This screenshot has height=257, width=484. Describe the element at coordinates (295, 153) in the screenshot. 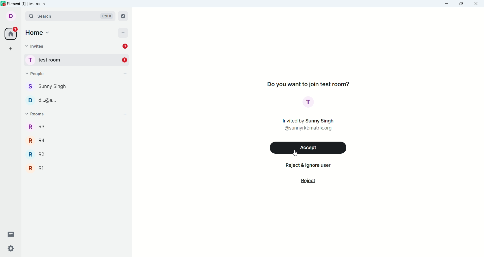

I see `cursor` at that location.